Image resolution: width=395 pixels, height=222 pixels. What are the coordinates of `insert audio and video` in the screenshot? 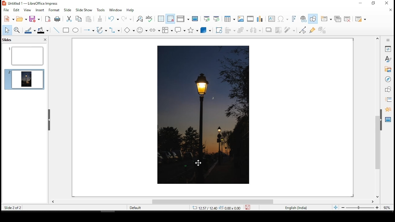 It's located at (250, 18).